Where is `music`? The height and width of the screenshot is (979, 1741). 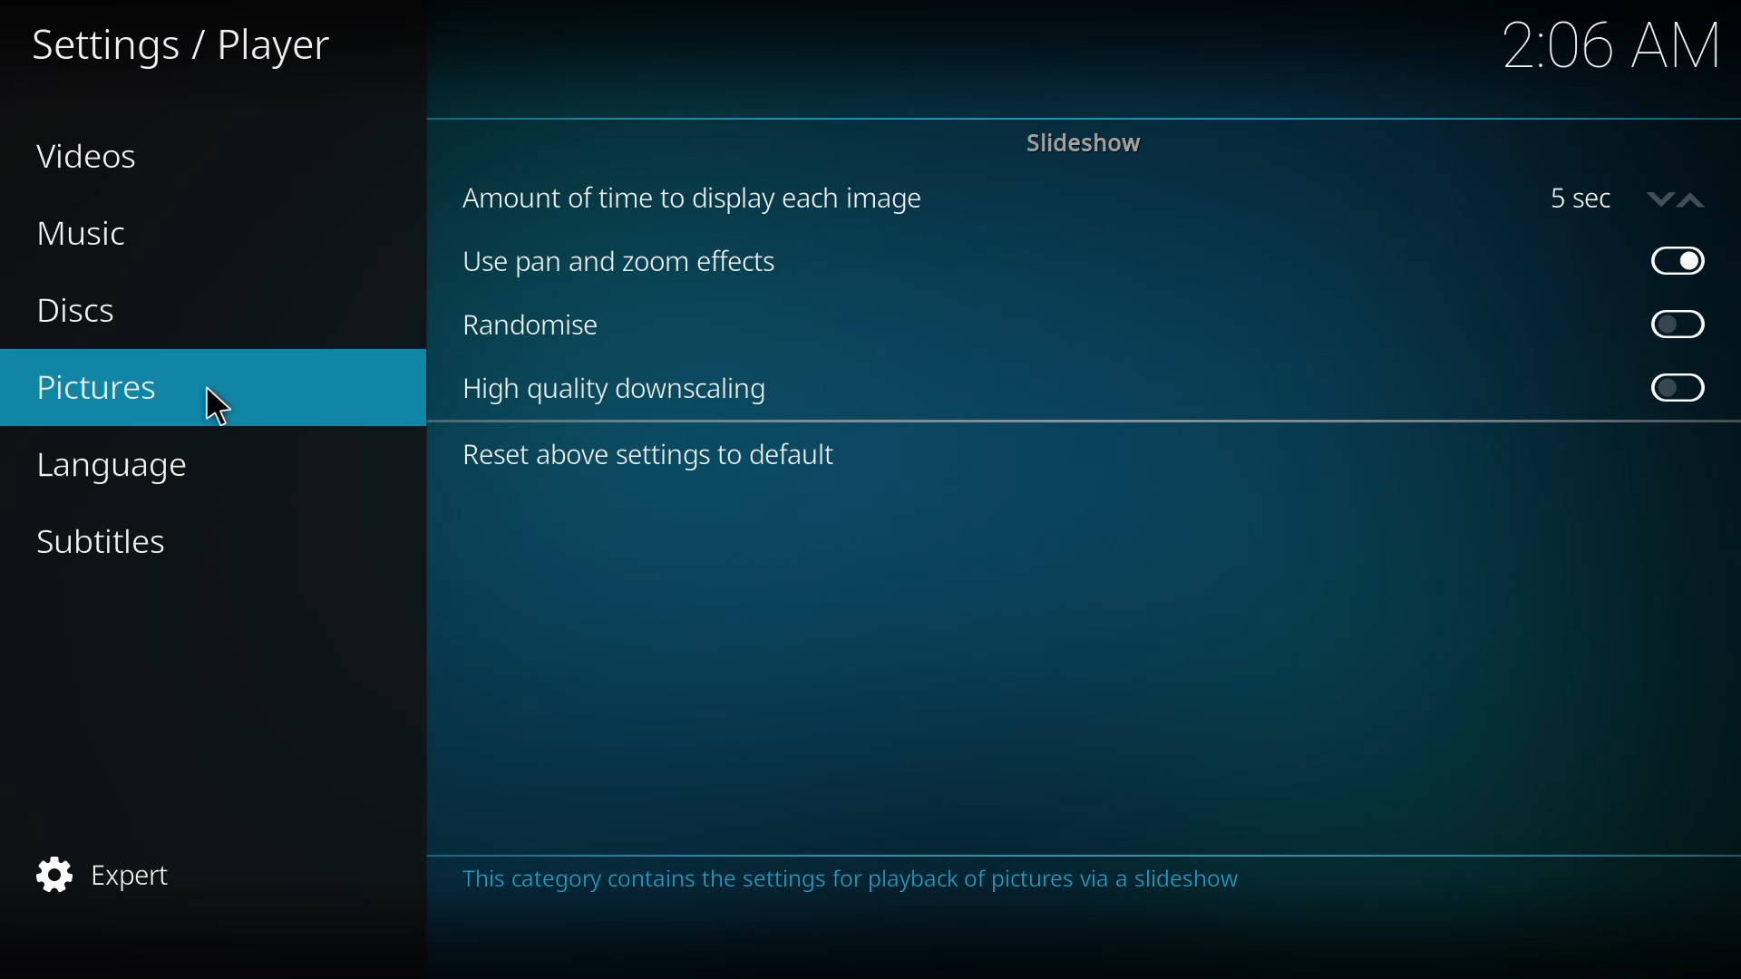
music is located at coordinates (83, 234).